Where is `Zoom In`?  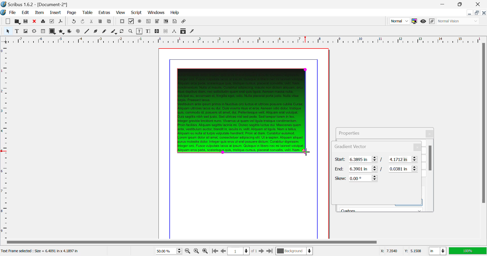
Zoom In is located at coordinates (205, 251).